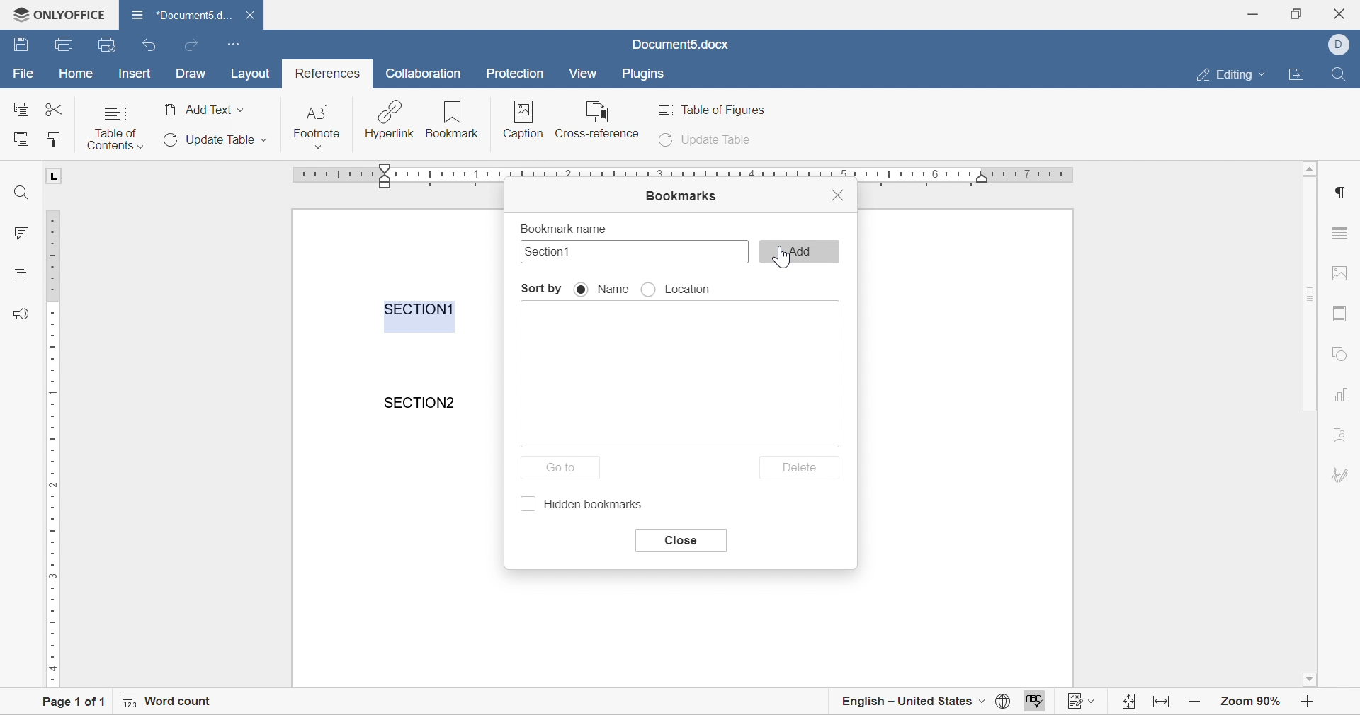 The width and height of the screenshot is (1360, 715). I want to click on chart settings, so click(1342, 396).